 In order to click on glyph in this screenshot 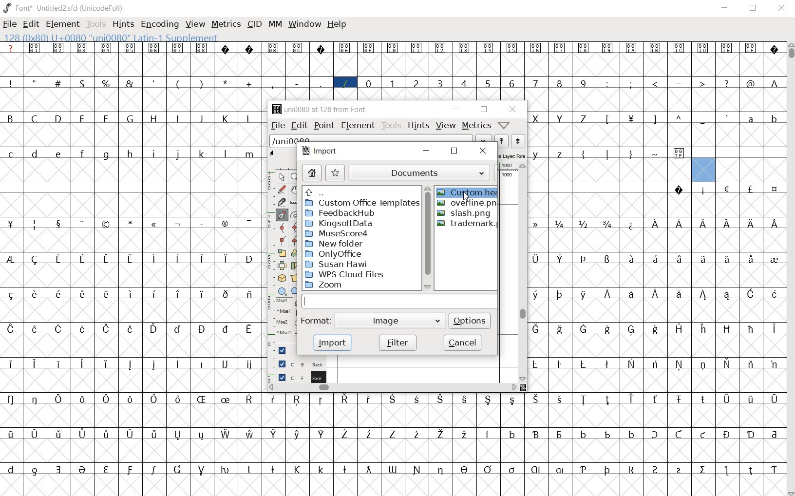, I will do `click(751, 84)`.